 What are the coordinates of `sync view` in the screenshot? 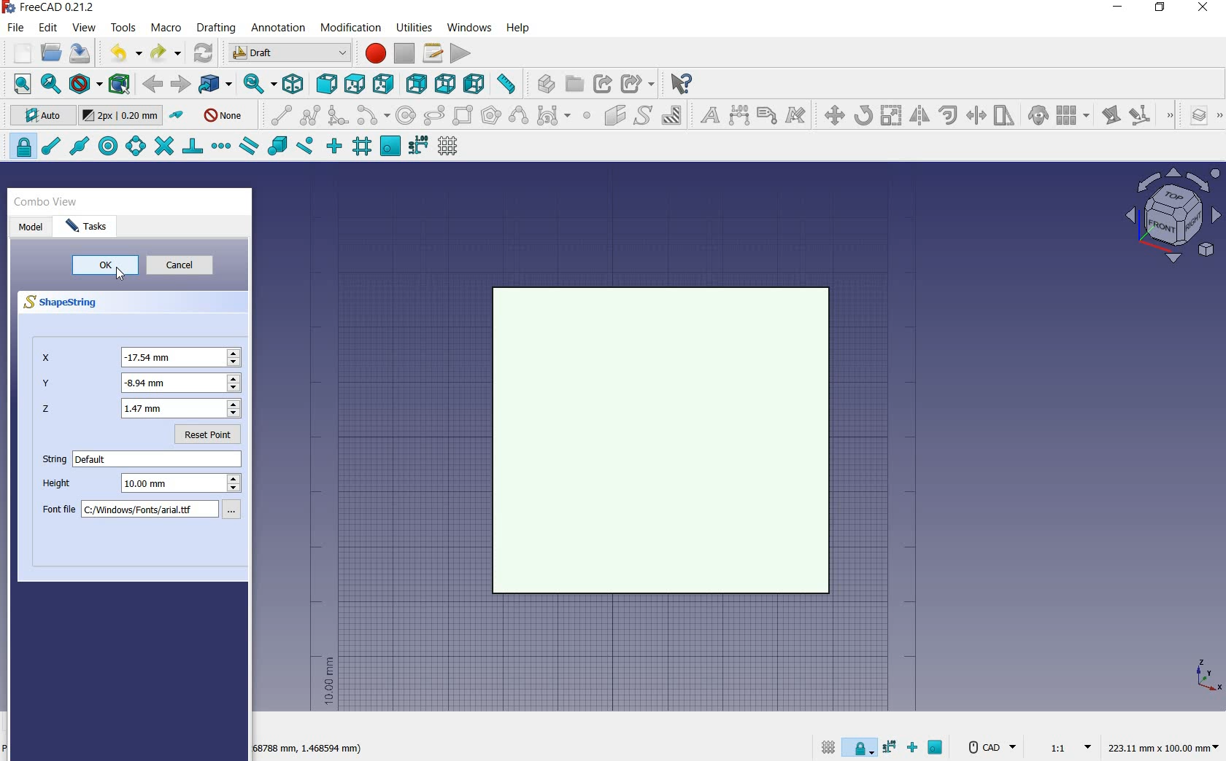 It's located at (256, 85).